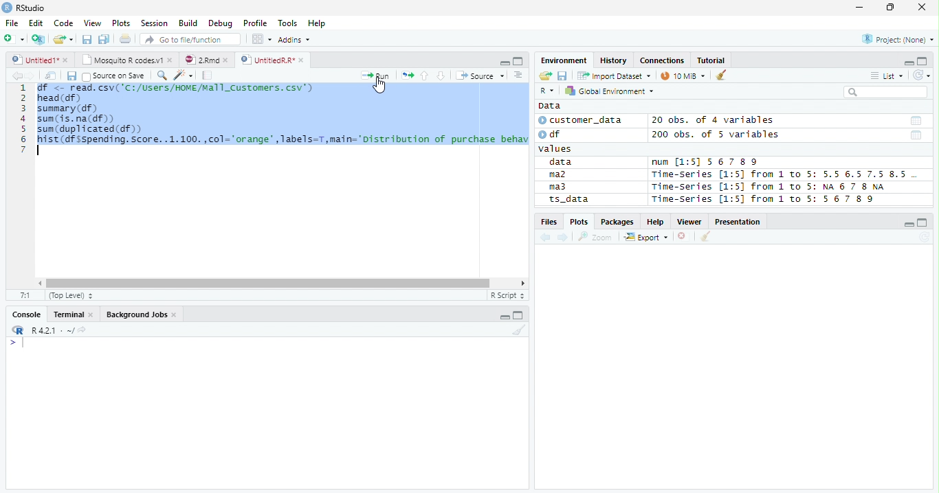 The image size is (939, 493). What do you see at coordinates (124, 39) in the screenshot?
I see `Print` at bounding box center [124, 39].